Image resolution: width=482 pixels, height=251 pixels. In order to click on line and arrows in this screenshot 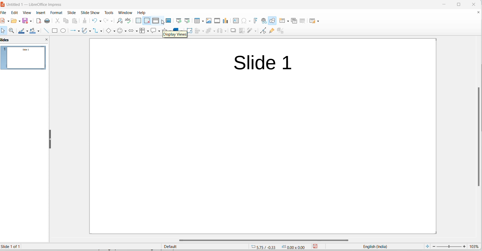, I will do `click(73, 31)`.